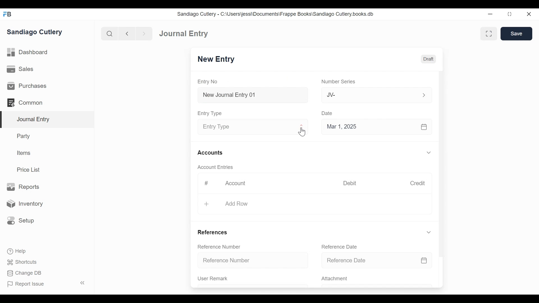  I want to click on search , so click(109, 33).